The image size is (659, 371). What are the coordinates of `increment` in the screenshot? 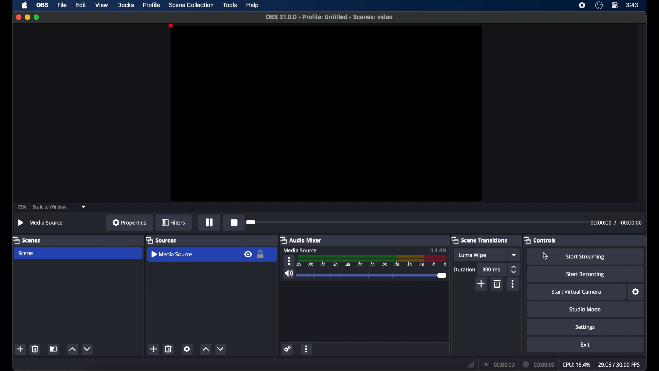 It's located at (72, 349).